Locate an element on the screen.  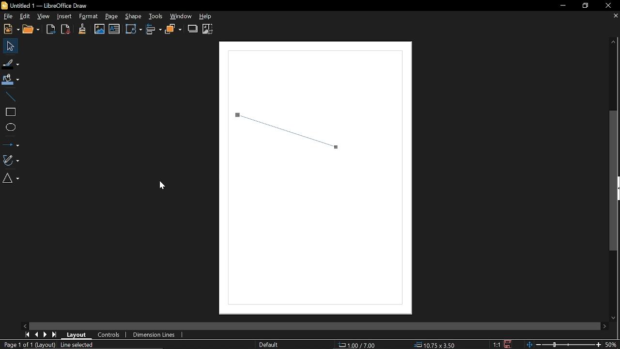
Current diagram is located at coordinates (125, 345).